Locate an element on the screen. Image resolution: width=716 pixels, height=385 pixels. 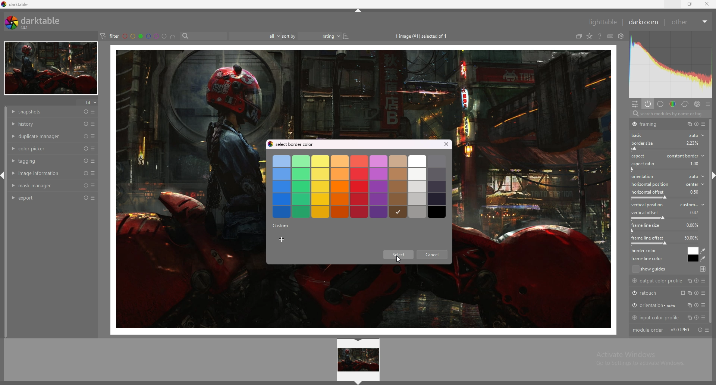
reset is located at coordinates (86, 136).